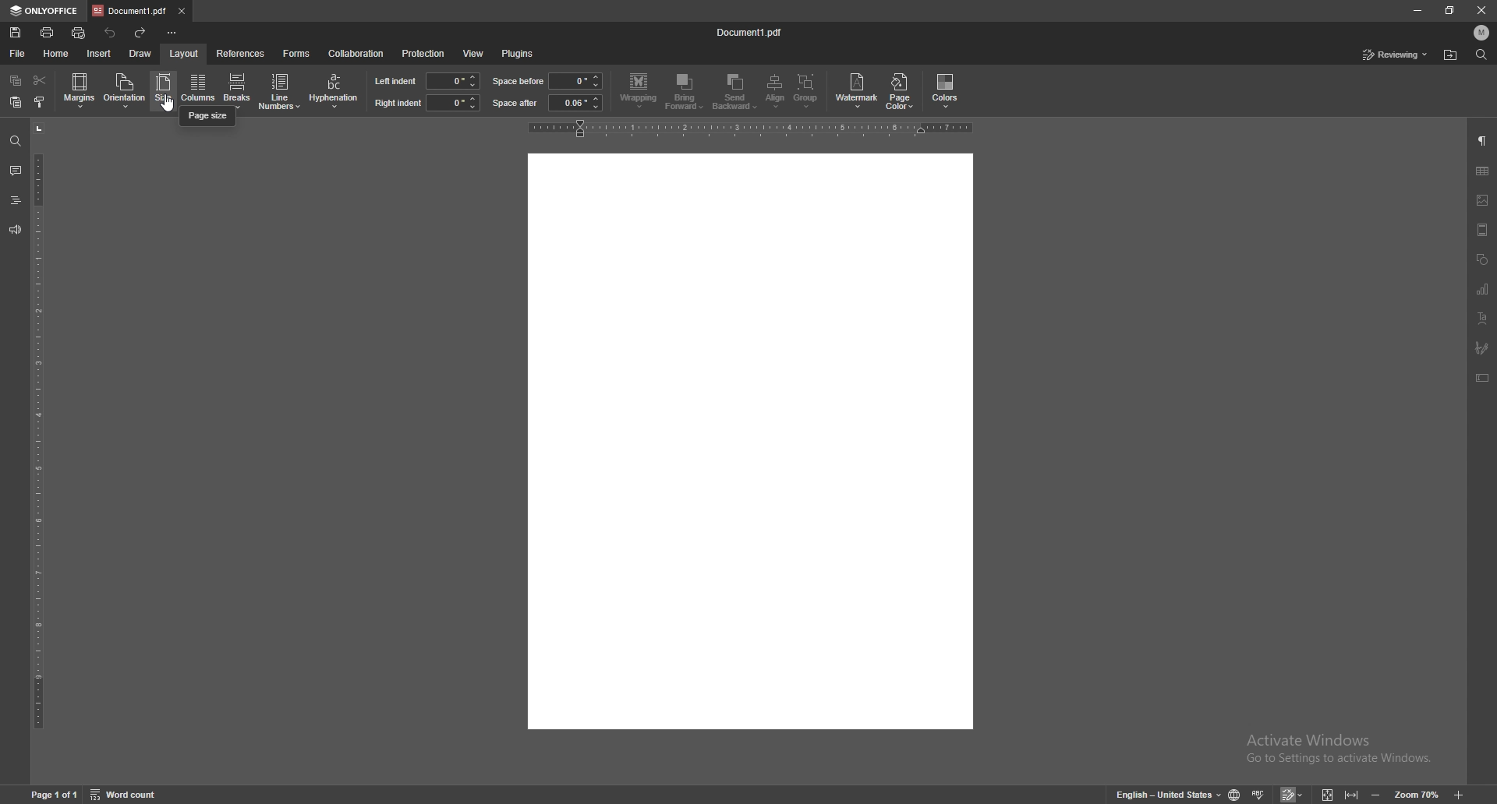 The width and height of the screenshot is (1497, 804). What do you see at coordinates (1484, 318) in the screenshot?
I see `text art` at bounding box center [1484, 318].